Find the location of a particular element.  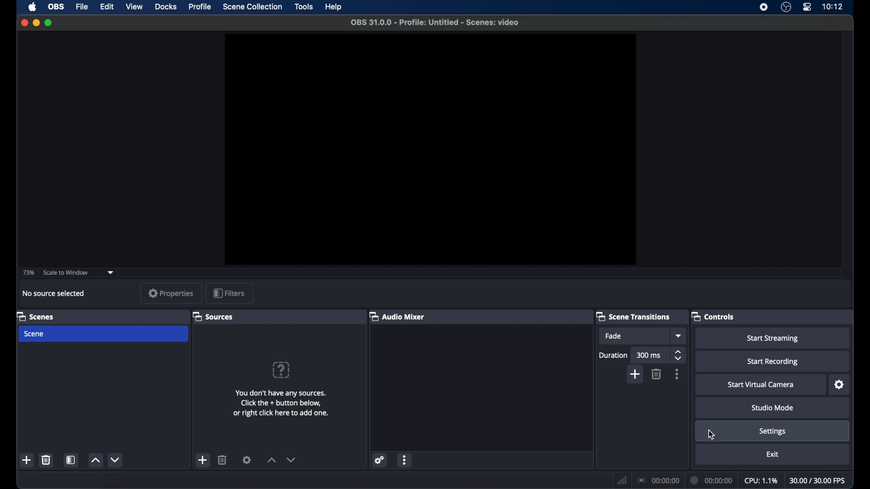

add is located at coordinates (636, 374).